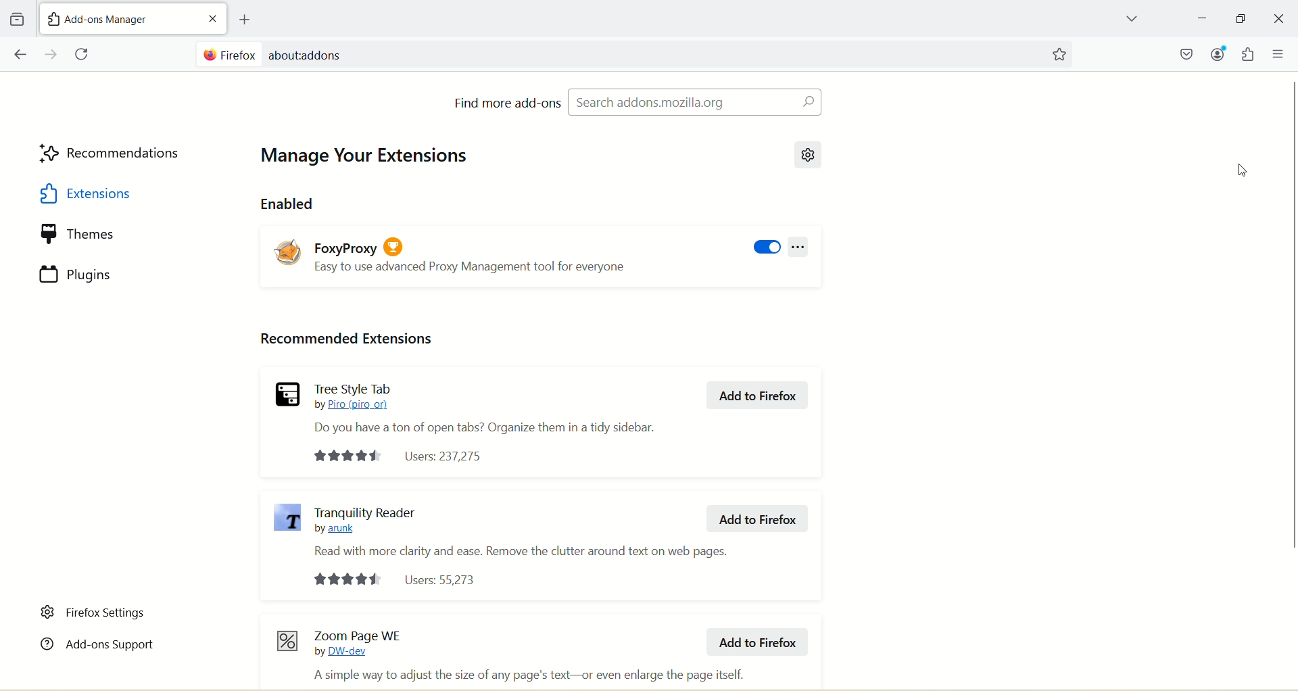 Image resolution: width=1298 pixels, height=691 pixels. Describe the element at coordinates (1131, 20) in the screenshot. I see `Drop down box` at that location.